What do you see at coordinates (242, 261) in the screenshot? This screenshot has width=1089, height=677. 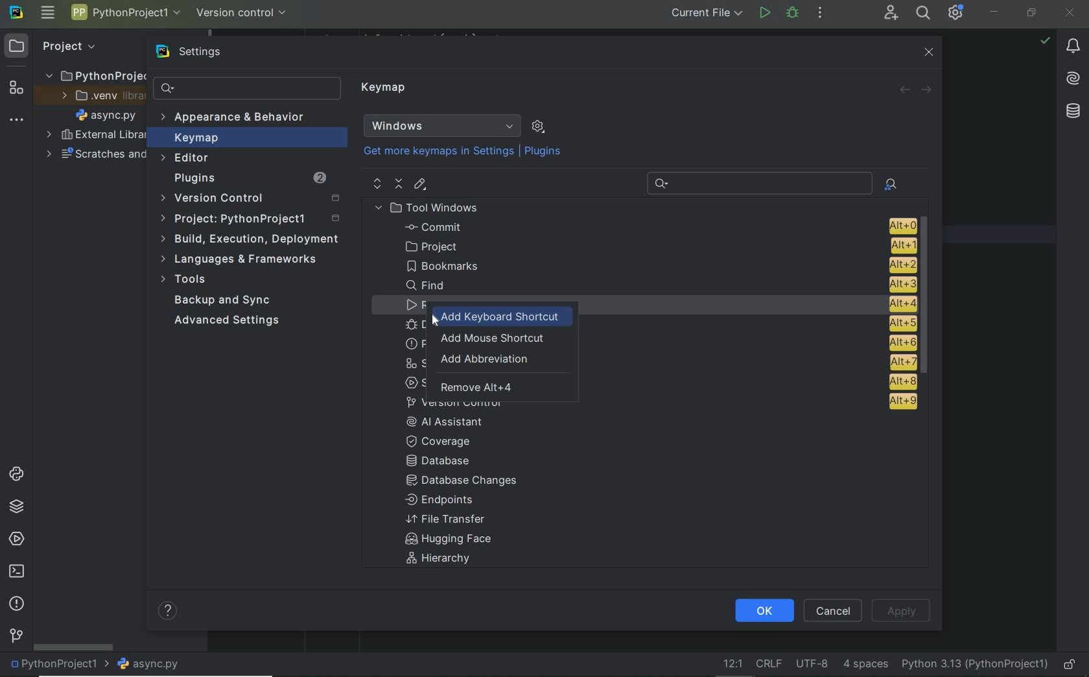 I see `Languages & frameworks` at bounding box center [242, 261].